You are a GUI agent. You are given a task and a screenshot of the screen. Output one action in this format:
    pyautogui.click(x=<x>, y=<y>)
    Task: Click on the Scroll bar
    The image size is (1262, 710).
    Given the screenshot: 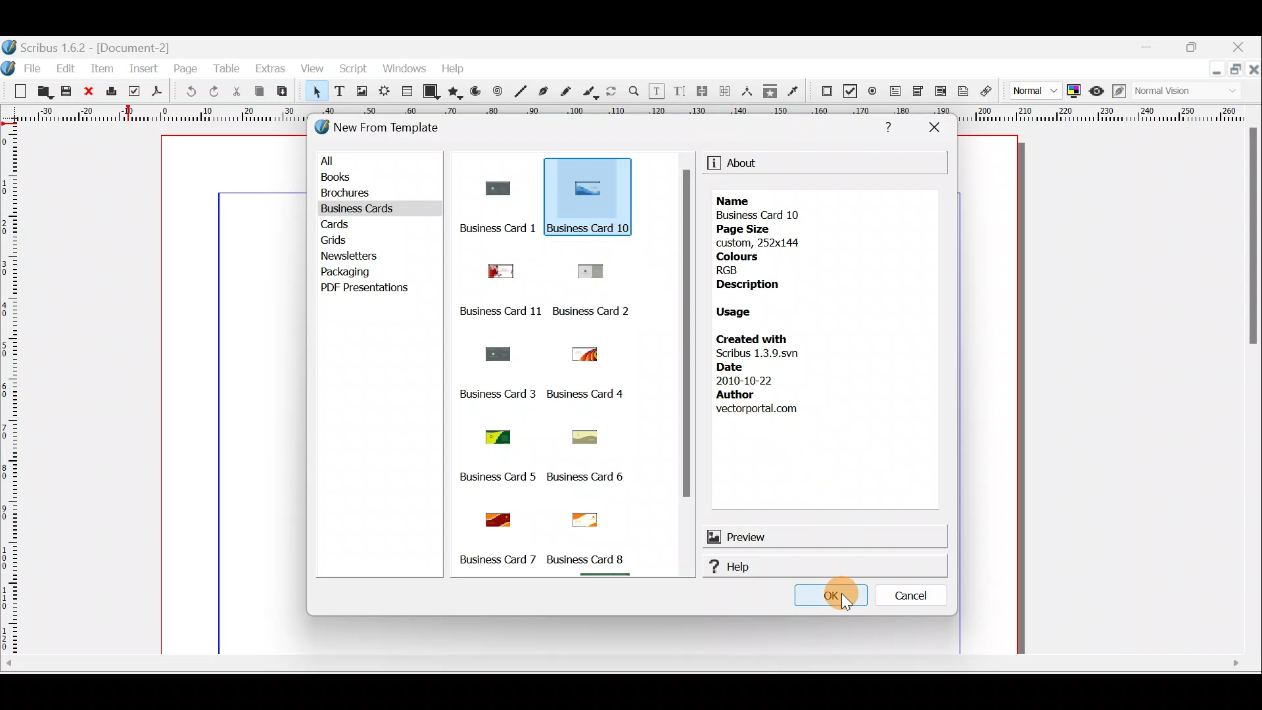 What is the action you would take?
    pyautogui.click(x=559, y=577)
    